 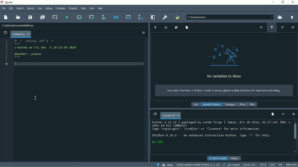 What do you see at coordinates (296, 121) in the screenshot?
I see `scroll up` at bounding box center [296, 121].